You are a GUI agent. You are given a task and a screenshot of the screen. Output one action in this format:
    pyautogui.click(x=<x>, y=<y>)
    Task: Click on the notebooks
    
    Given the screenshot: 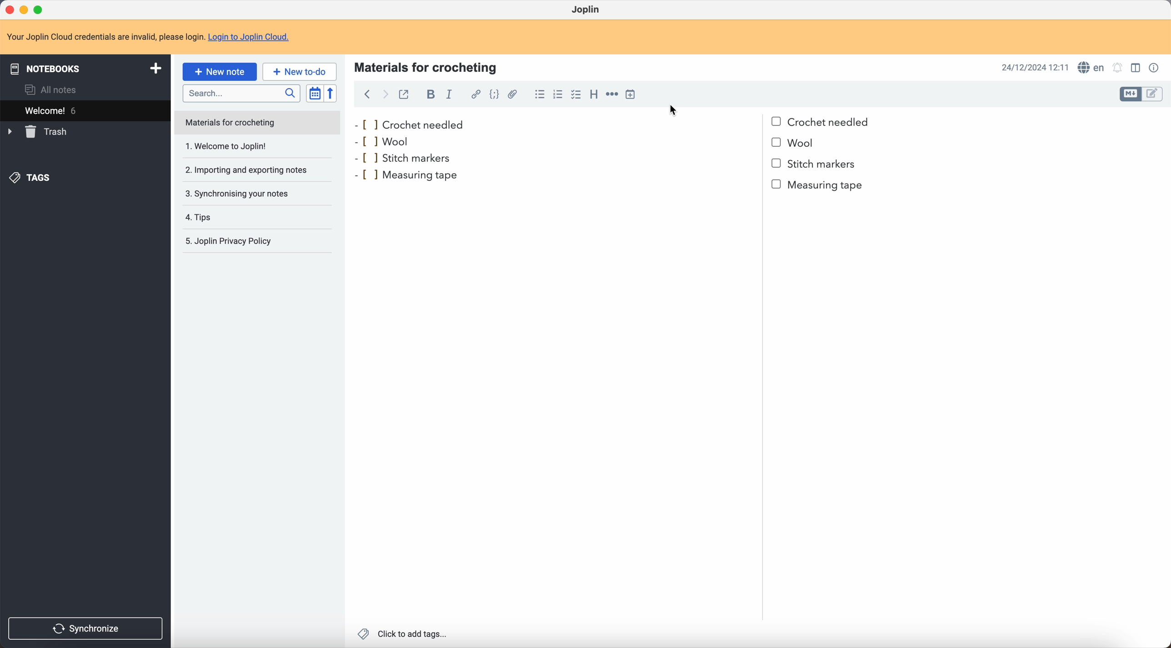 What is the action you would take?
    pyautogui.click(x=84, y=67)
    